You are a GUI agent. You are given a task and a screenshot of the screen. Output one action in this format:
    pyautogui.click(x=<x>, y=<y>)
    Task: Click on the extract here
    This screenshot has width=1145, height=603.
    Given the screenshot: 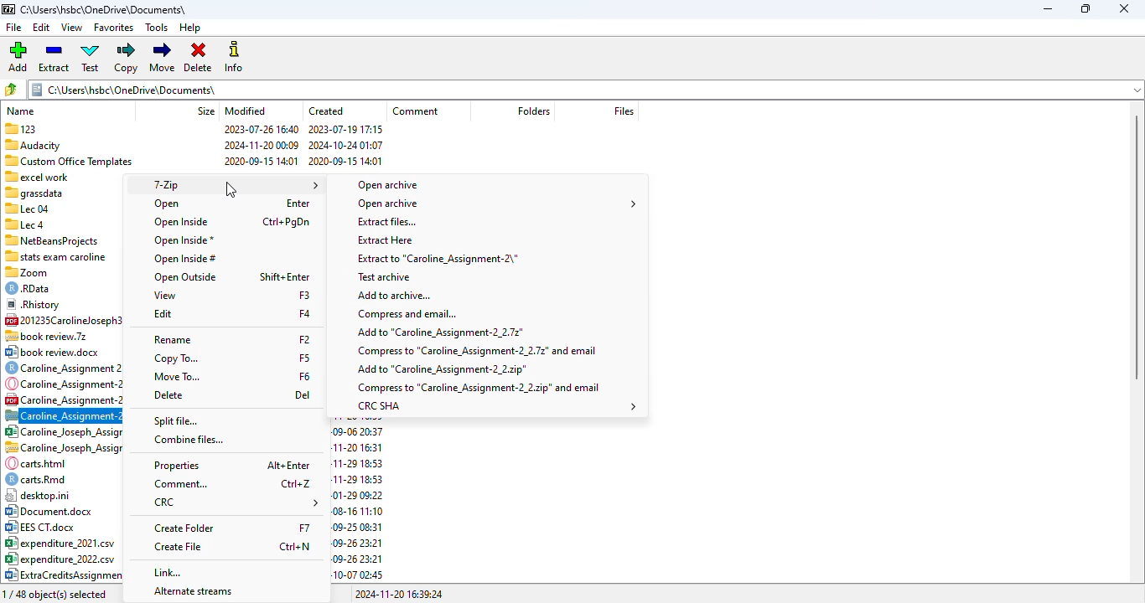 What is the action you would take?
    pyautogui.click(x=362, y=240)
    